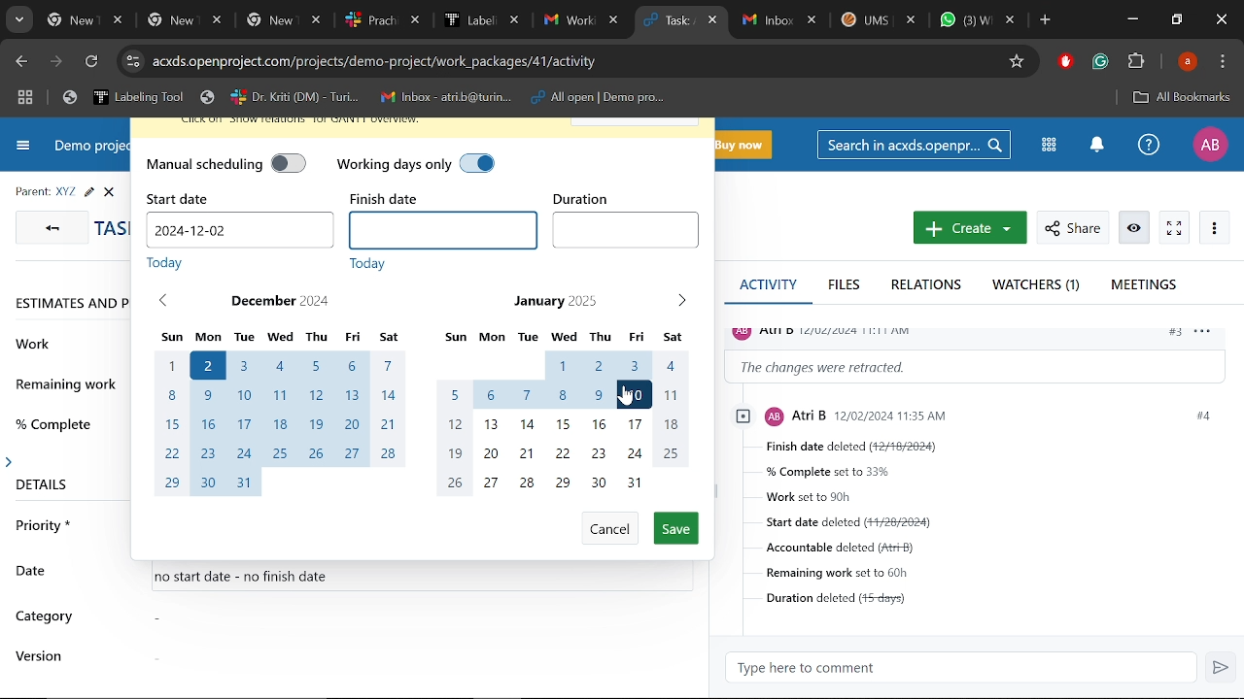  I want to click on Notifications, so click(1096, 146).